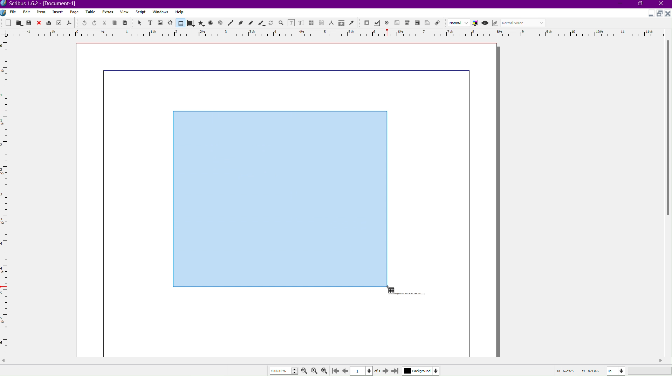  What do you see at coordinates (251, 23) in the screenshot?
I see `Freehand Line` at bounding box center [251, 23].